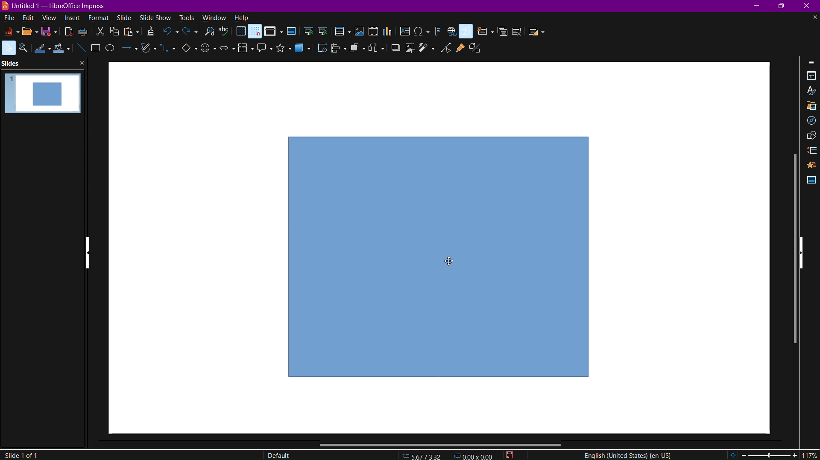 The height and width of the screenshot is (460, 820). Describe the element at coordinates (243, 50) in the screenshot. I see `Flowchart` at that location.